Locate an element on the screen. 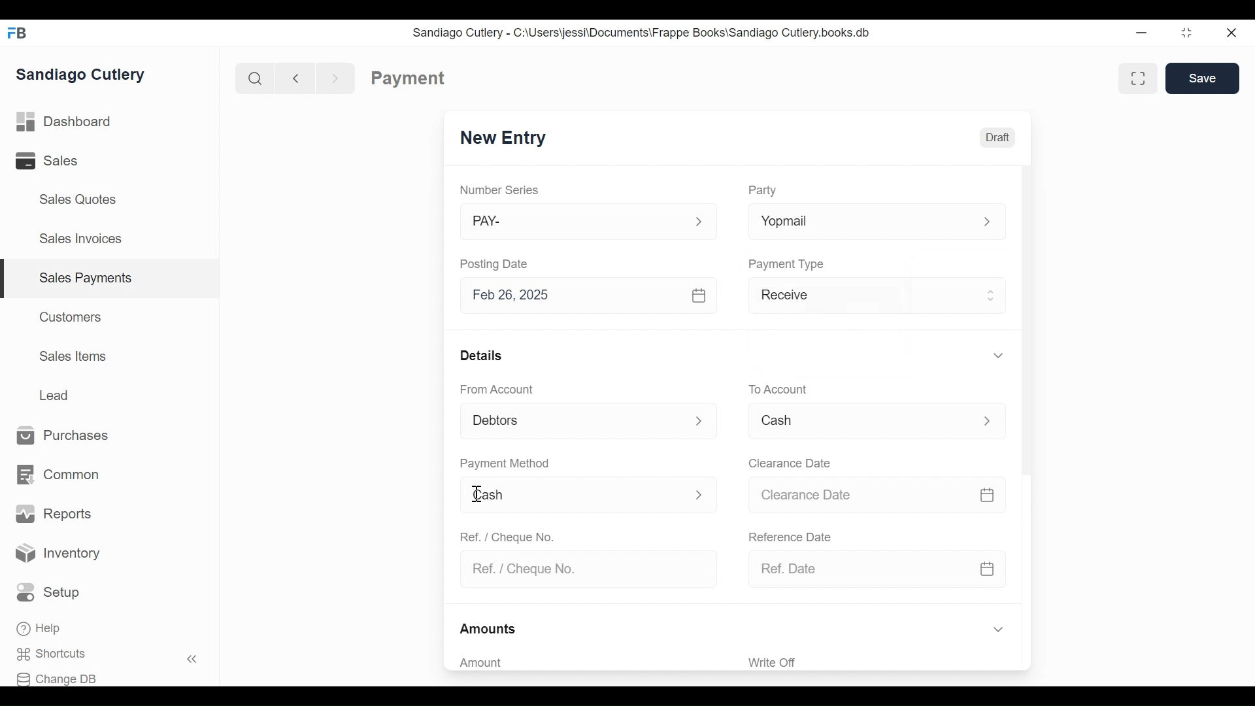 The width and height of the screenshot is (1255, 706). Draft is located at coordinates (997, 136).